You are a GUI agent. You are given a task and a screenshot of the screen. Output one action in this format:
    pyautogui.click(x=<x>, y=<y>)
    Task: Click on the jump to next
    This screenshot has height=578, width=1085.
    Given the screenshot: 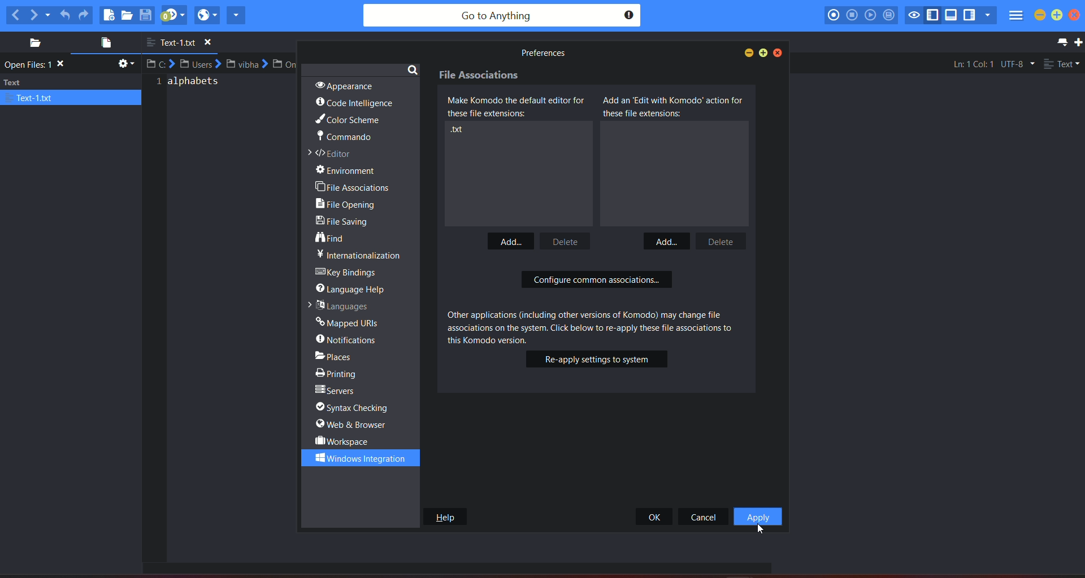 What is the action you would take?
    pyautogui.click(x=173, y=15)
    